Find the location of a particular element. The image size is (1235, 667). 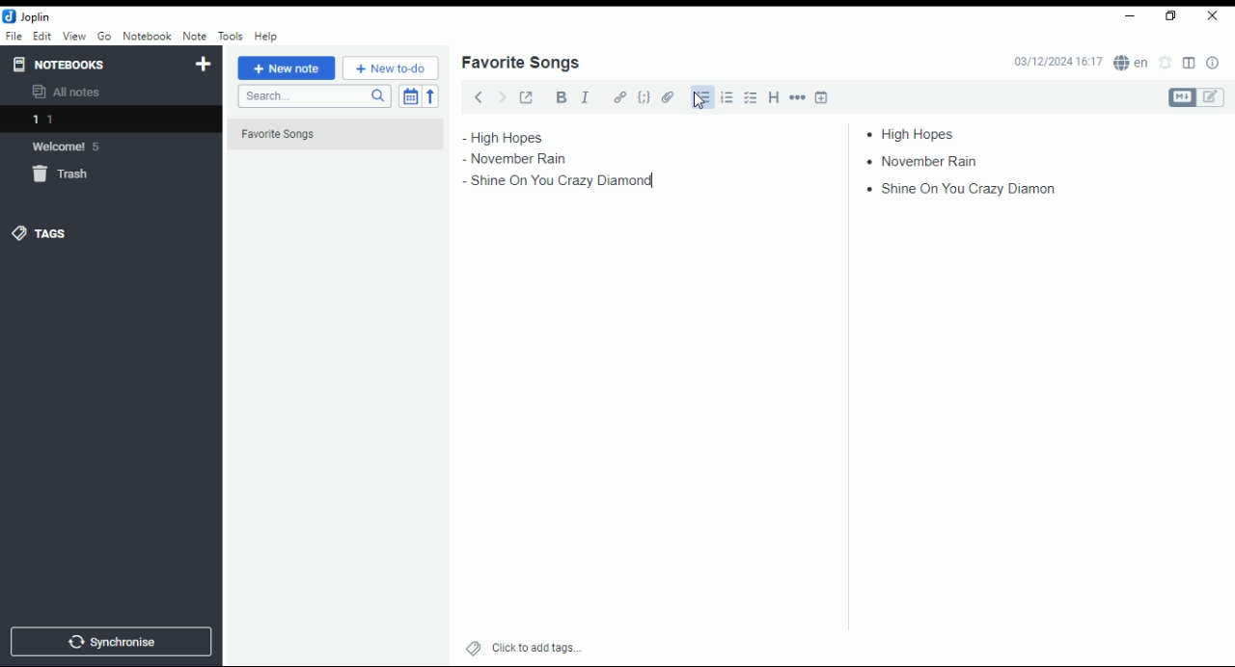

italics is located at coordinates (585, 96).